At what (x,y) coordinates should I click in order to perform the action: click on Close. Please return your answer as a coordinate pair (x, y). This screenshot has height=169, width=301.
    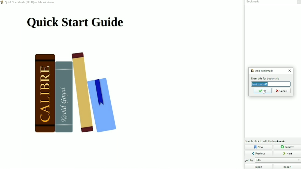
    Looking at the image, I should click on (298, 2).